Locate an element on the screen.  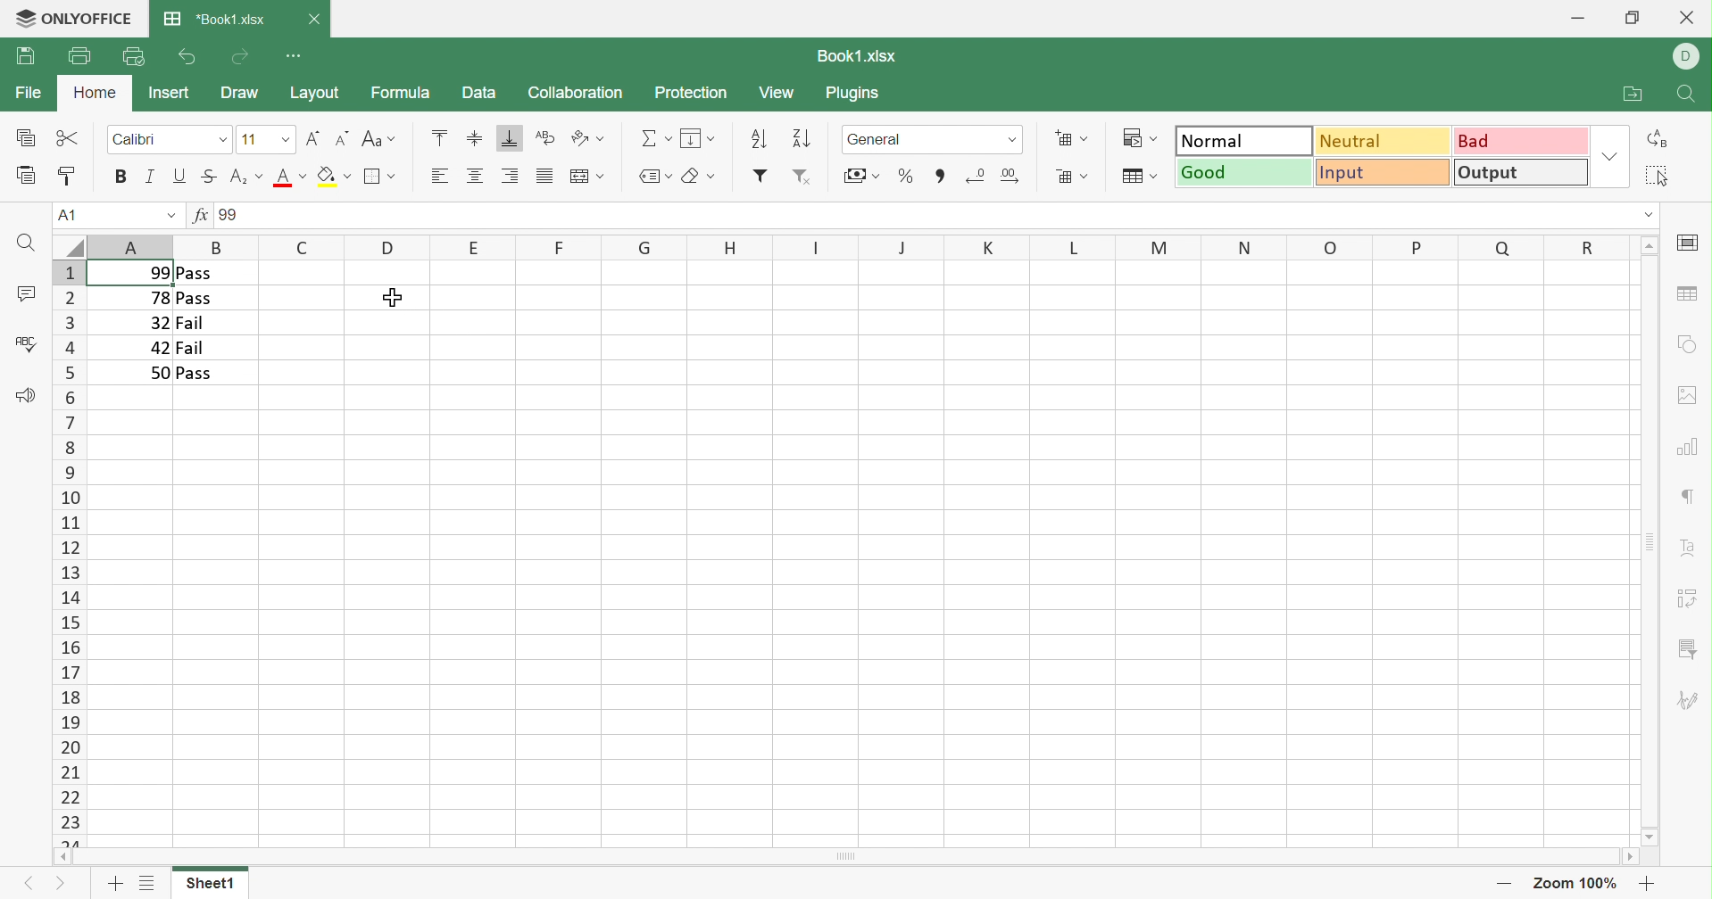
Merge center is located at coordinates (586, 177).